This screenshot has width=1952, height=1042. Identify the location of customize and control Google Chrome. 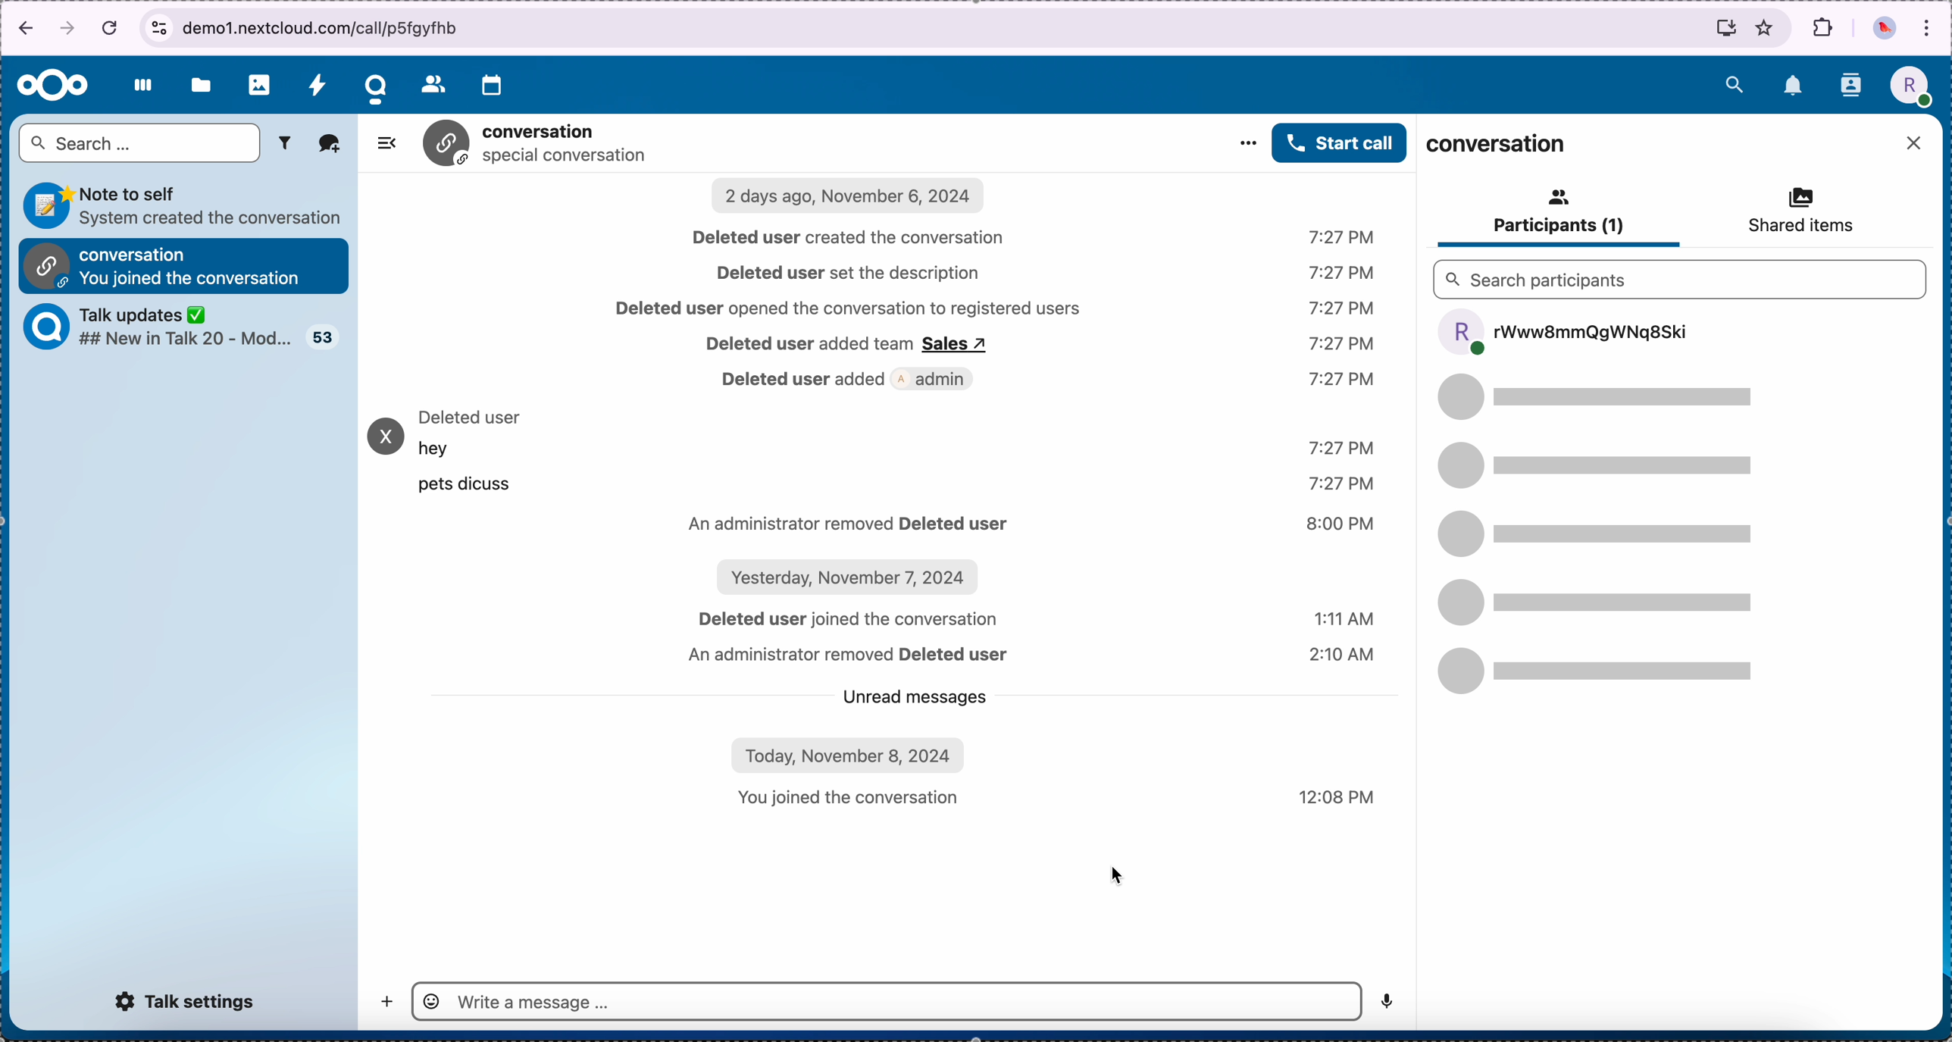
(1928, 32).